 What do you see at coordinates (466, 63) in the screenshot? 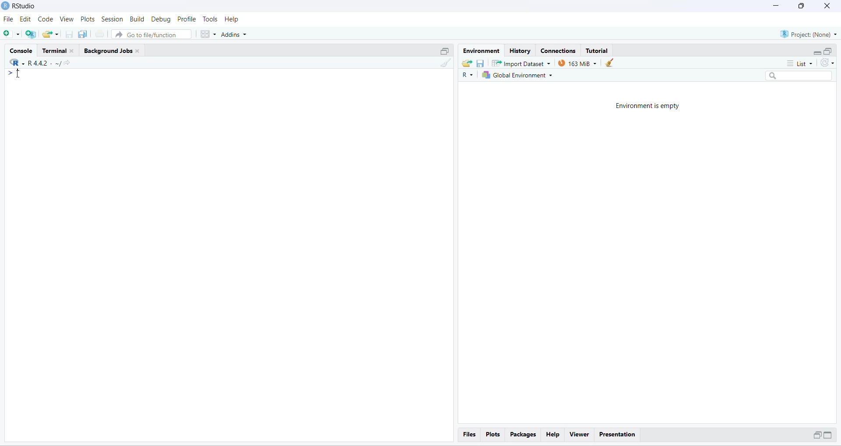
I see `load workspace` at bounding box center [466, 63].